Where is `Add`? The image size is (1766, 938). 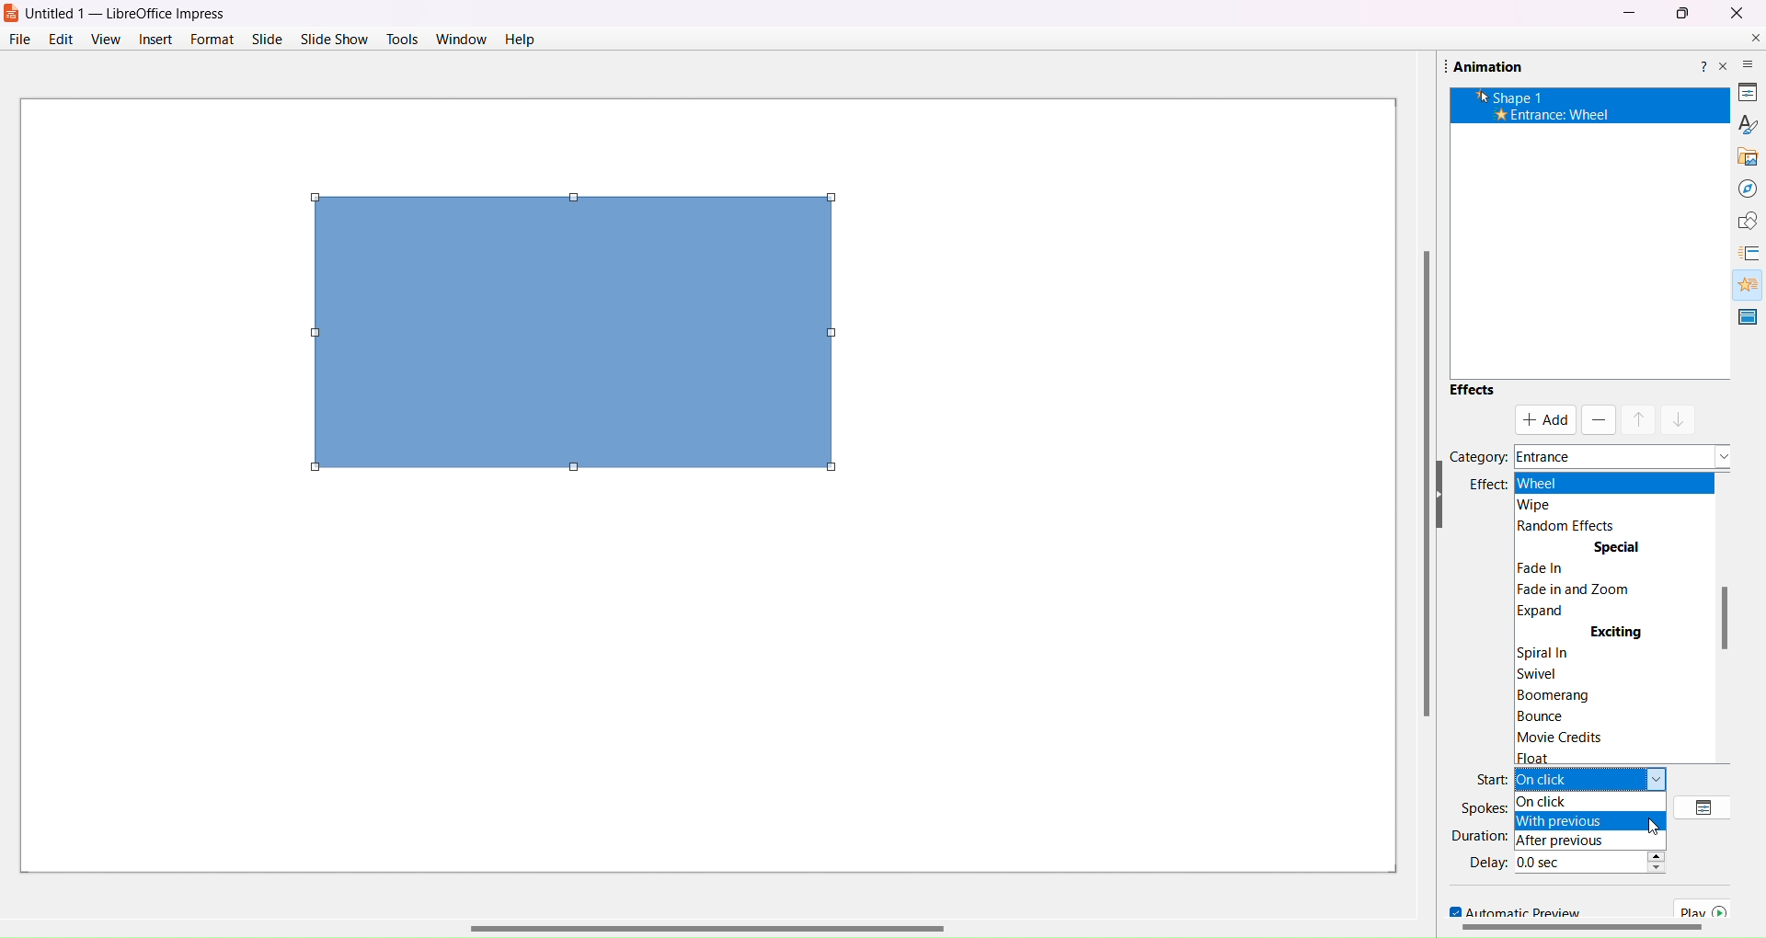 Add is located at coordinates (1548, 419).